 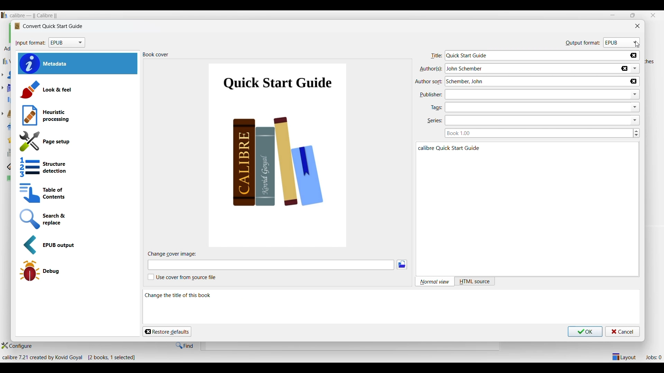 What do you see at coordinates (583, 44) in the screenshot?
I see `output format` at bounding box center [583, 44].